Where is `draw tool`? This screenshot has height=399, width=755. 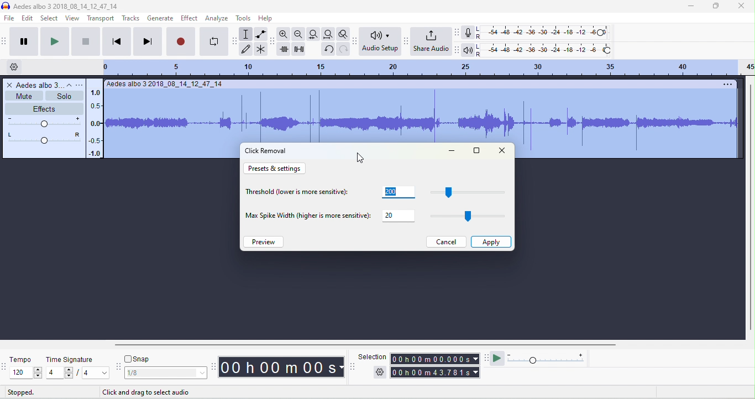
draw tool is located at coordinates (246, 49).